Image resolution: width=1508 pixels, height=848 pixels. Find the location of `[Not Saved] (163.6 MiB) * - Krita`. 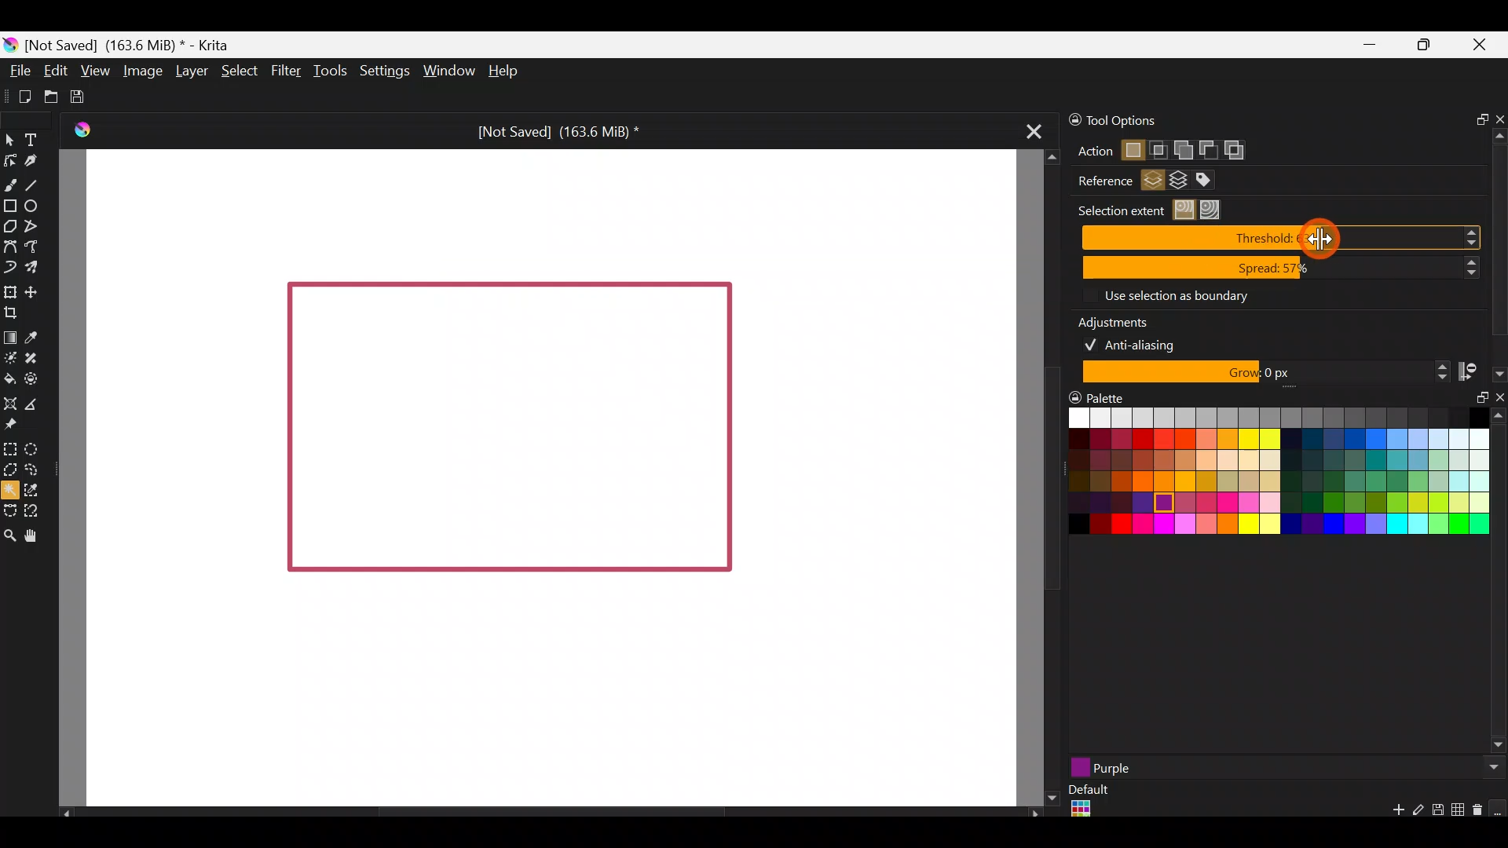

[Not Saved] (163.6 MiB) * - Krita is located at coordinates (137, 46).